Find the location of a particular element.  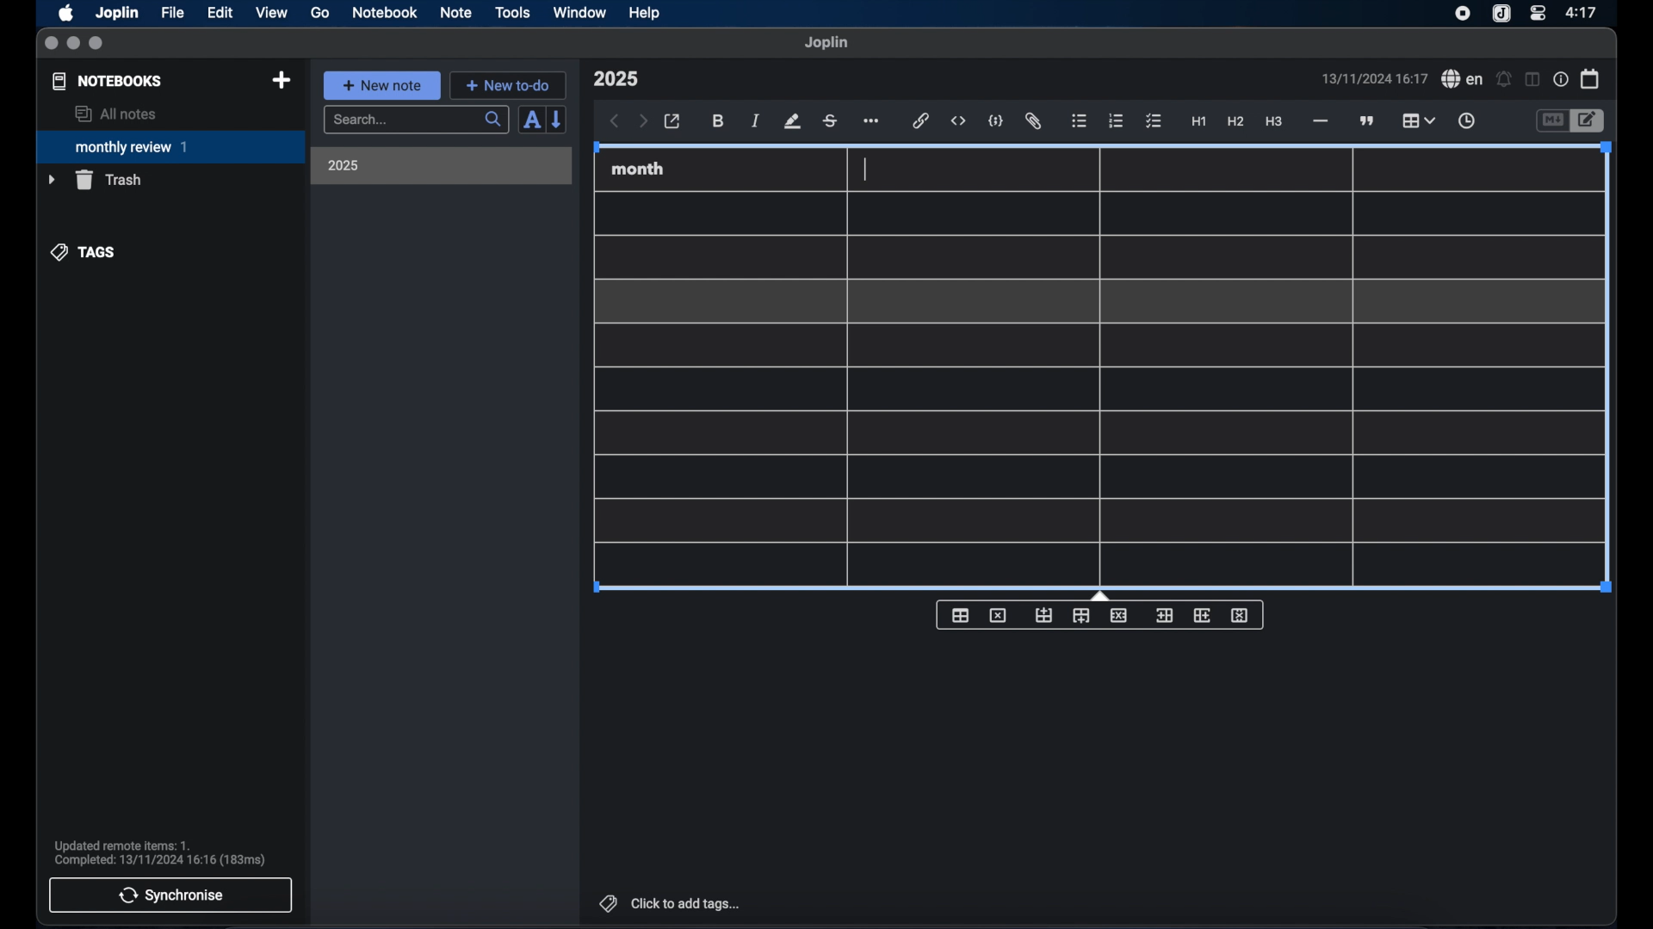

delete row is located at coordinates (1120, 614).